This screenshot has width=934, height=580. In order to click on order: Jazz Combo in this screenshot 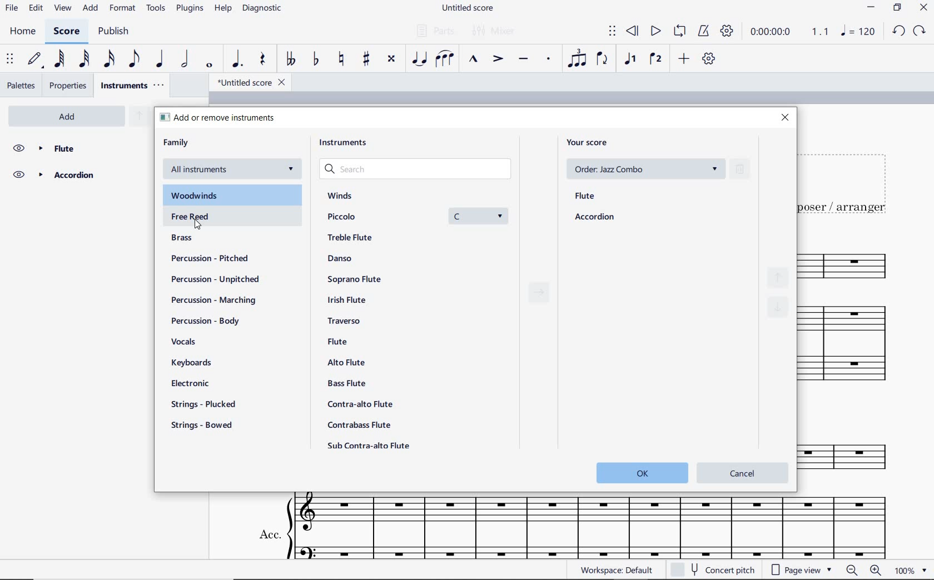, I will do `click(644, 168)`.